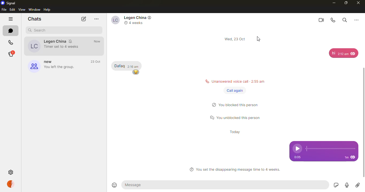 Image resolution: width=365 pixels, height=192 pixels. Describe the element at coordinates (8, 3) in the screenshot. I see `signal` at that location.